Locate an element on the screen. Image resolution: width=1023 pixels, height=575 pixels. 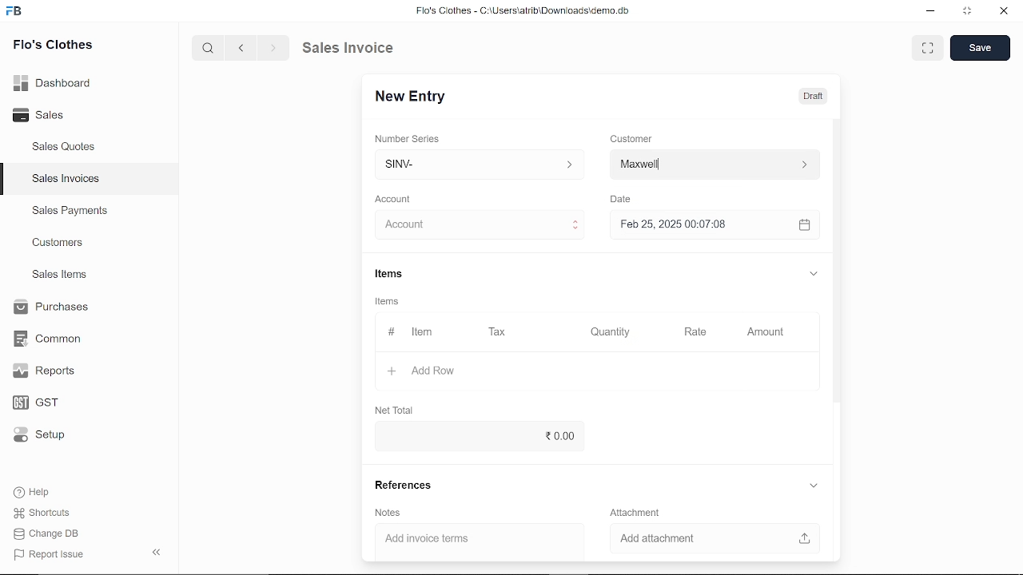
Shortcuts is located at coordinates (43, 513).